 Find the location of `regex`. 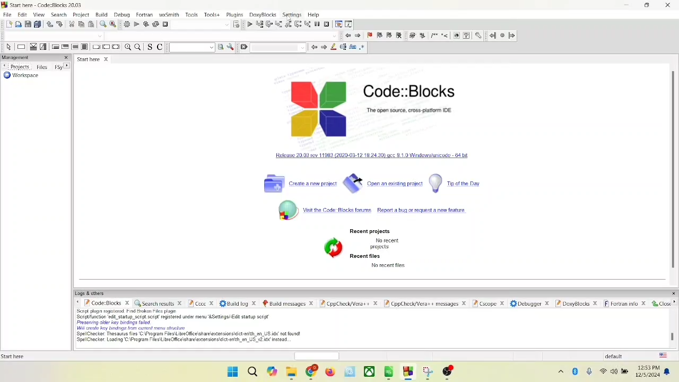

regex is located at coordinates (364, 47).